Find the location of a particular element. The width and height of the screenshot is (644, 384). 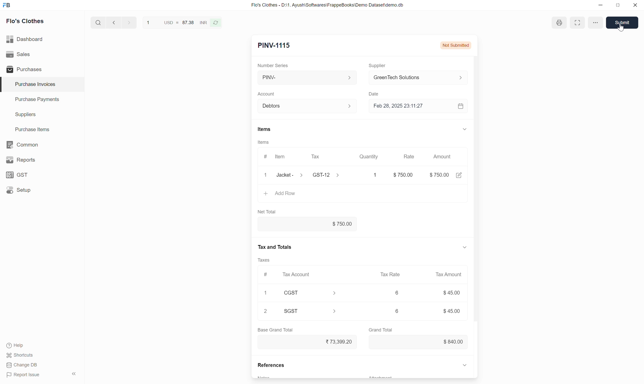

Shortcuts is located at coordinates (20, 355).